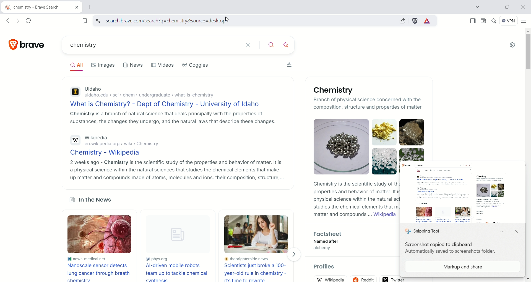  Describe the element at coordinates (229, 20) in the screenshot. I see `cursor` at that location.